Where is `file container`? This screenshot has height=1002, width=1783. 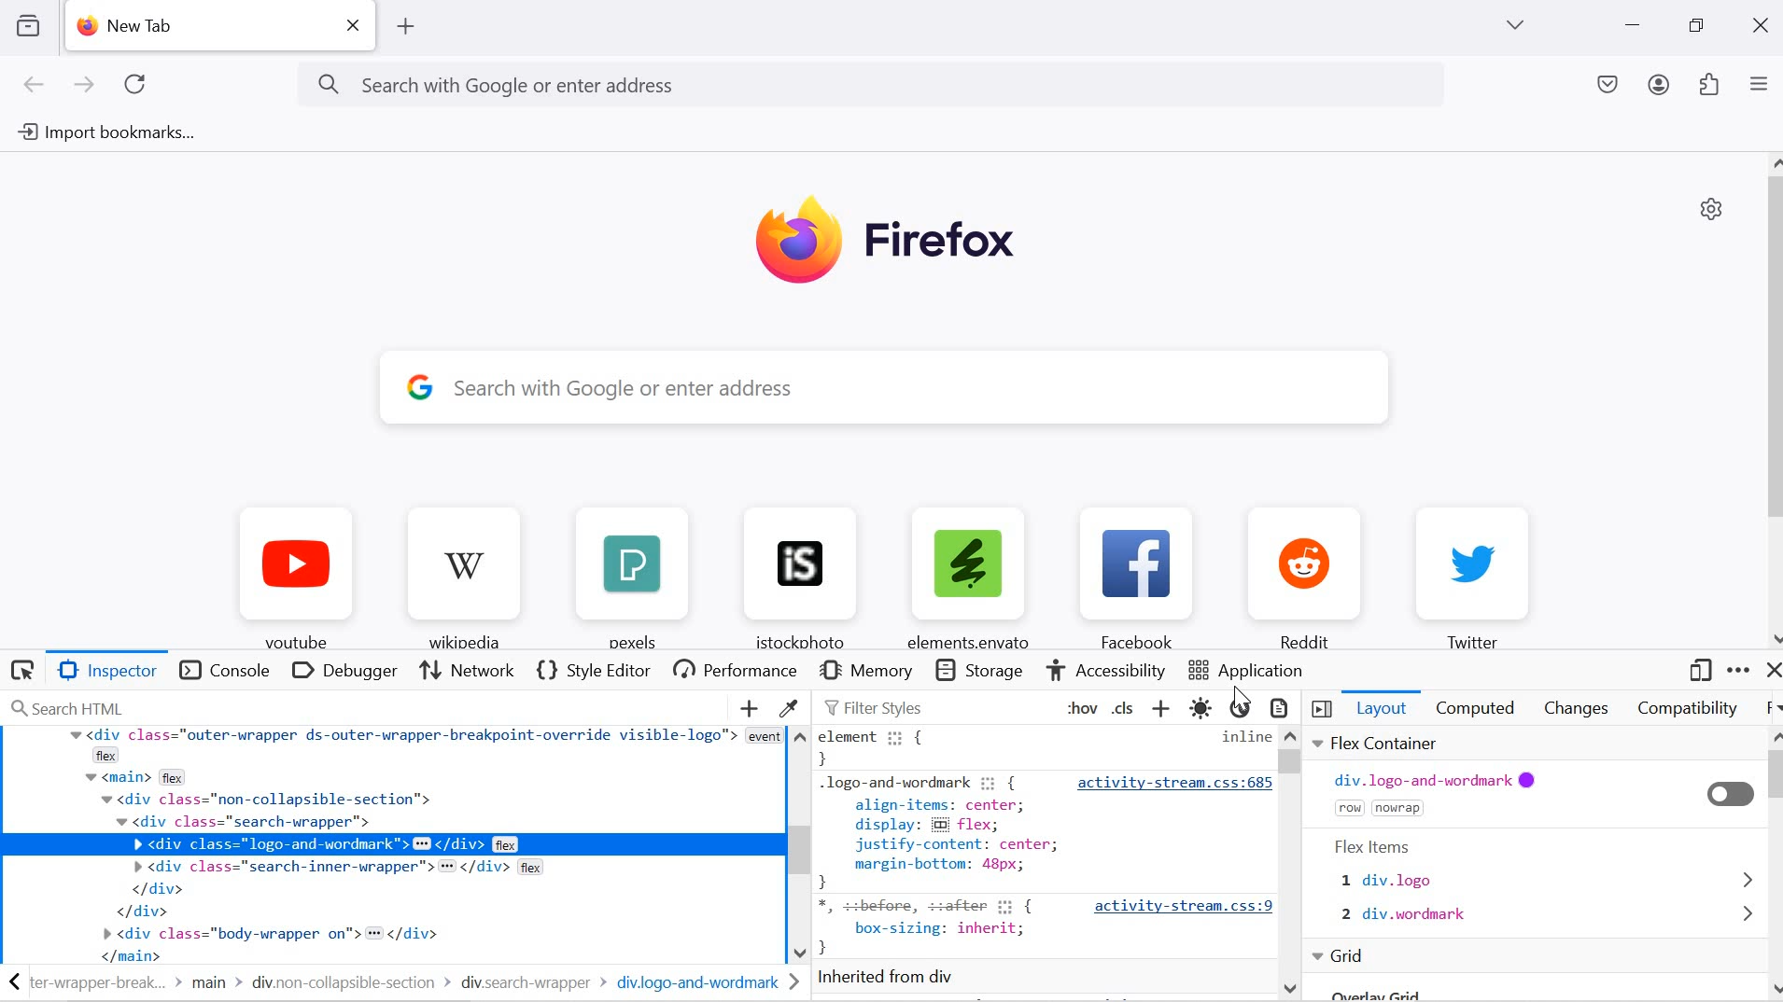
file container is located at coordinates (1379, 744).